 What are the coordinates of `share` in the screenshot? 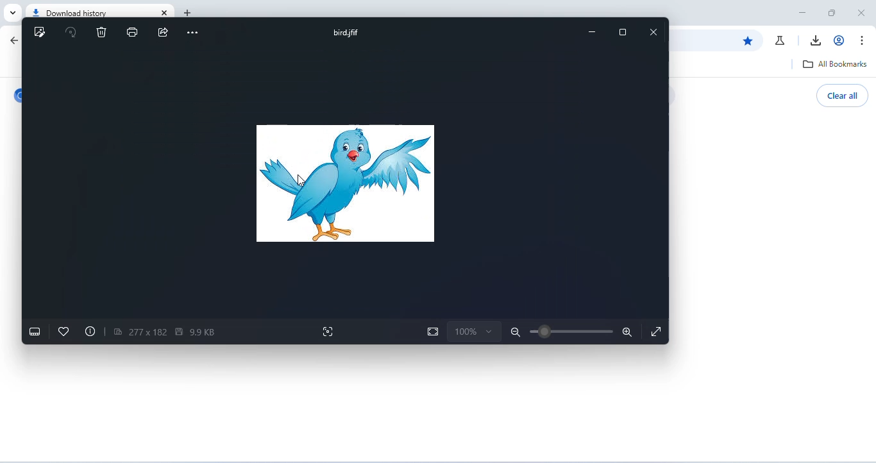 It's located at (165, 33).